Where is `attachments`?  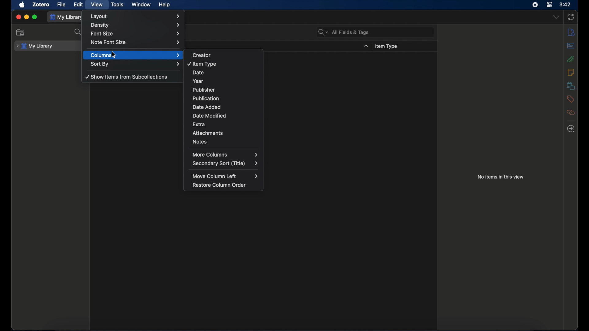
attachments is located at coordinates (571, 59).